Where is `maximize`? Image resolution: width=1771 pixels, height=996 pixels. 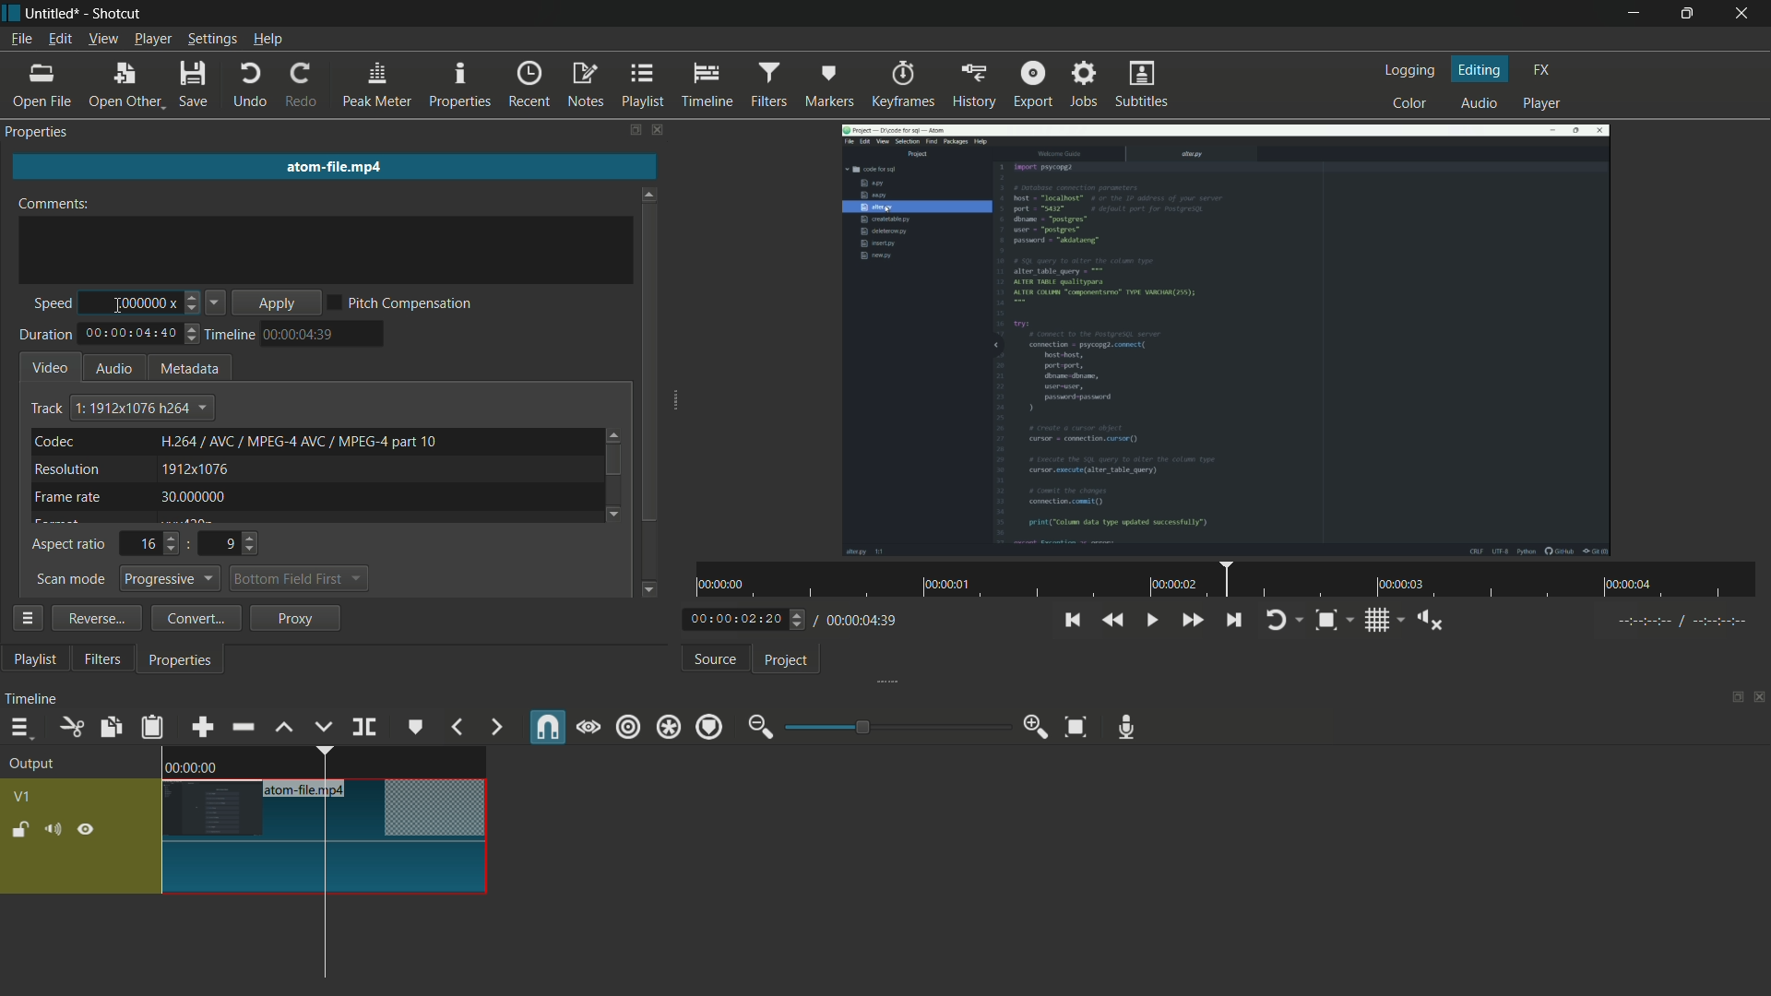 maximize is located at coordinates (1689, 12).